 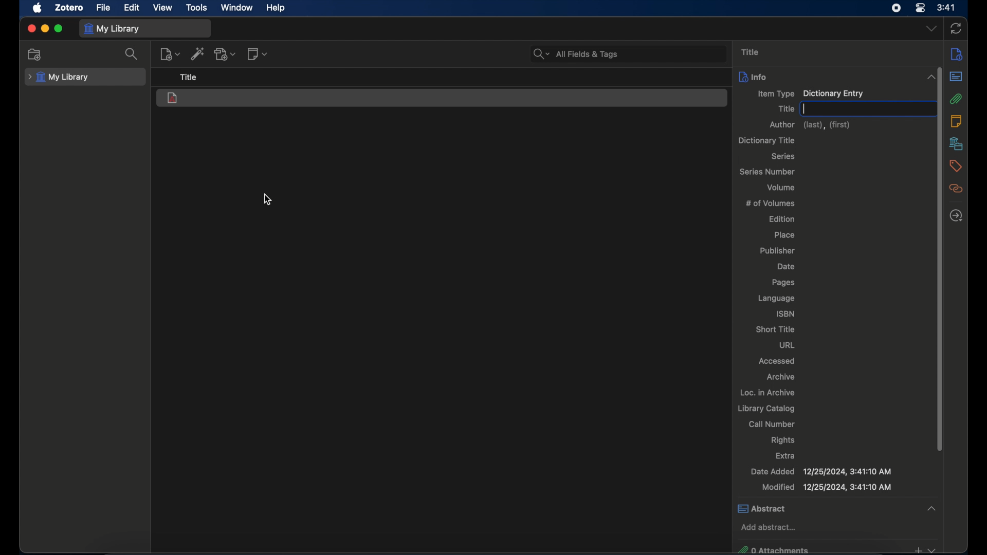 I want to click on help, so click(x=277, y=8).